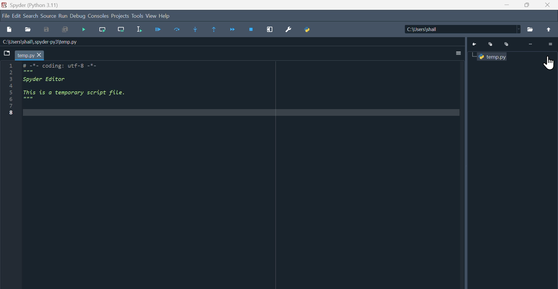 Image resolution: width=558 pixels, height=289 pixels. I want to click on Search, so click(31, 15).